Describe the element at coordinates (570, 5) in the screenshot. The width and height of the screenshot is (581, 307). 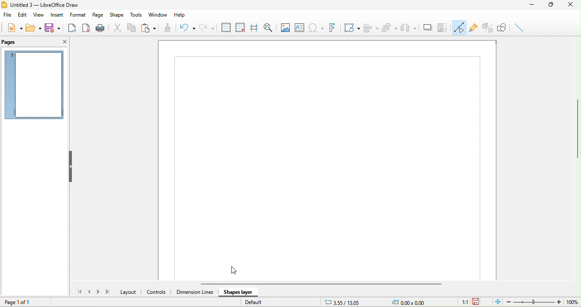
I see `close` at that location.